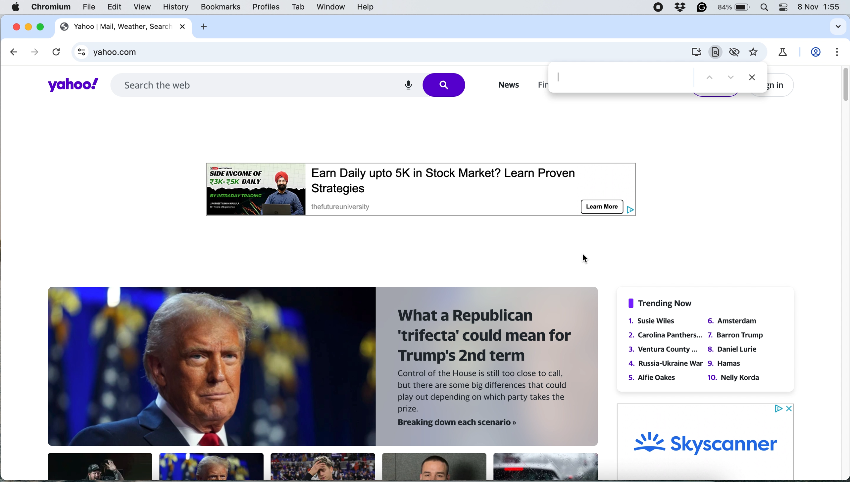  What do you see at coordinates (702, 7) in the screenshot?
I see `grammarly` at bounding box center [702, 7].